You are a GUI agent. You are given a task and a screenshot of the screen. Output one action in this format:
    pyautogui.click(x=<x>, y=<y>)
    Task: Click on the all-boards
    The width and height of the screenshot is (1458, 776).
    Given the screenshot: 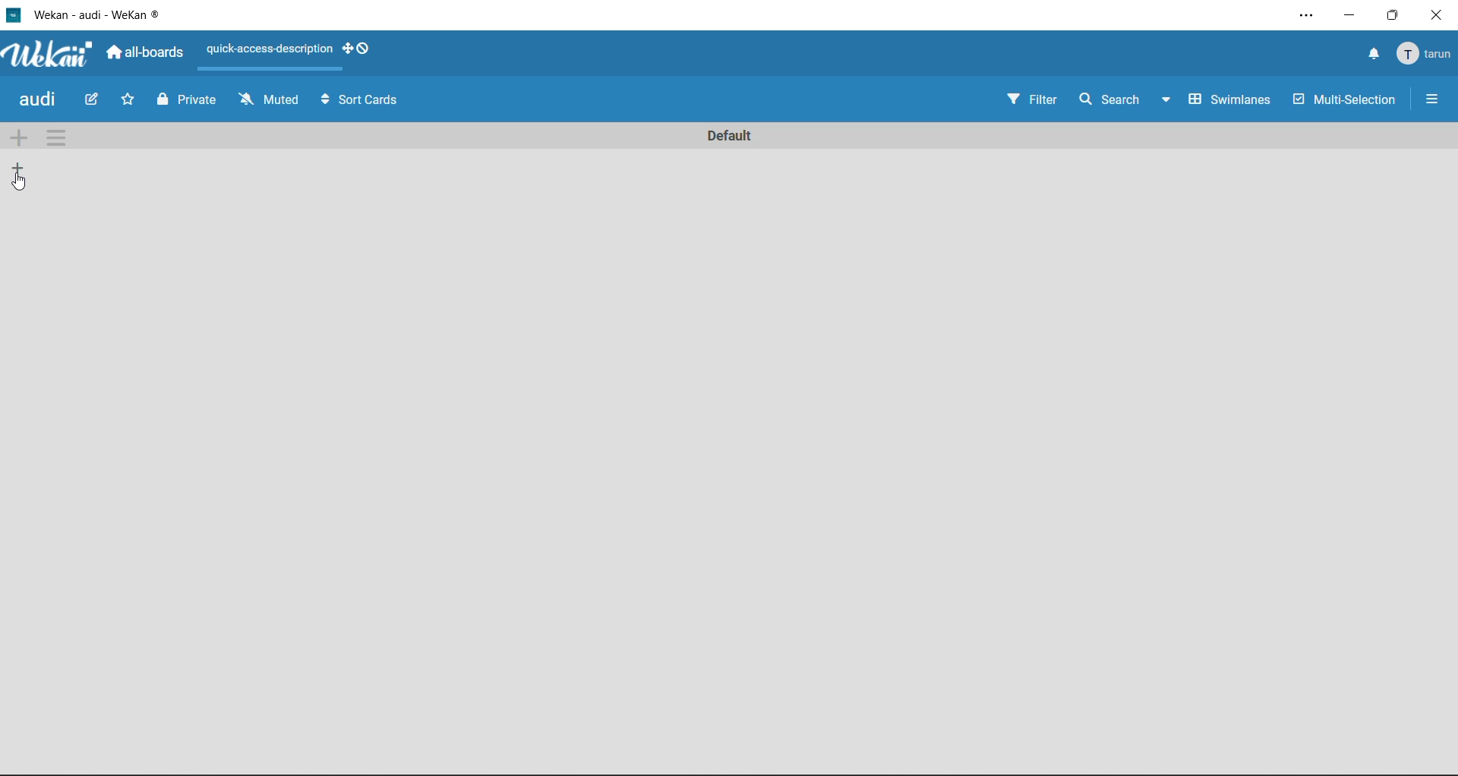 What is the action you would take?
    pyautogui.click(x=144, y=52)
    